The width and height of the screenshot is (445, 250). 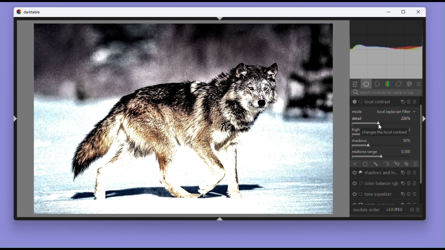 I want to click on darktable logo, so click(x=19, y=12).